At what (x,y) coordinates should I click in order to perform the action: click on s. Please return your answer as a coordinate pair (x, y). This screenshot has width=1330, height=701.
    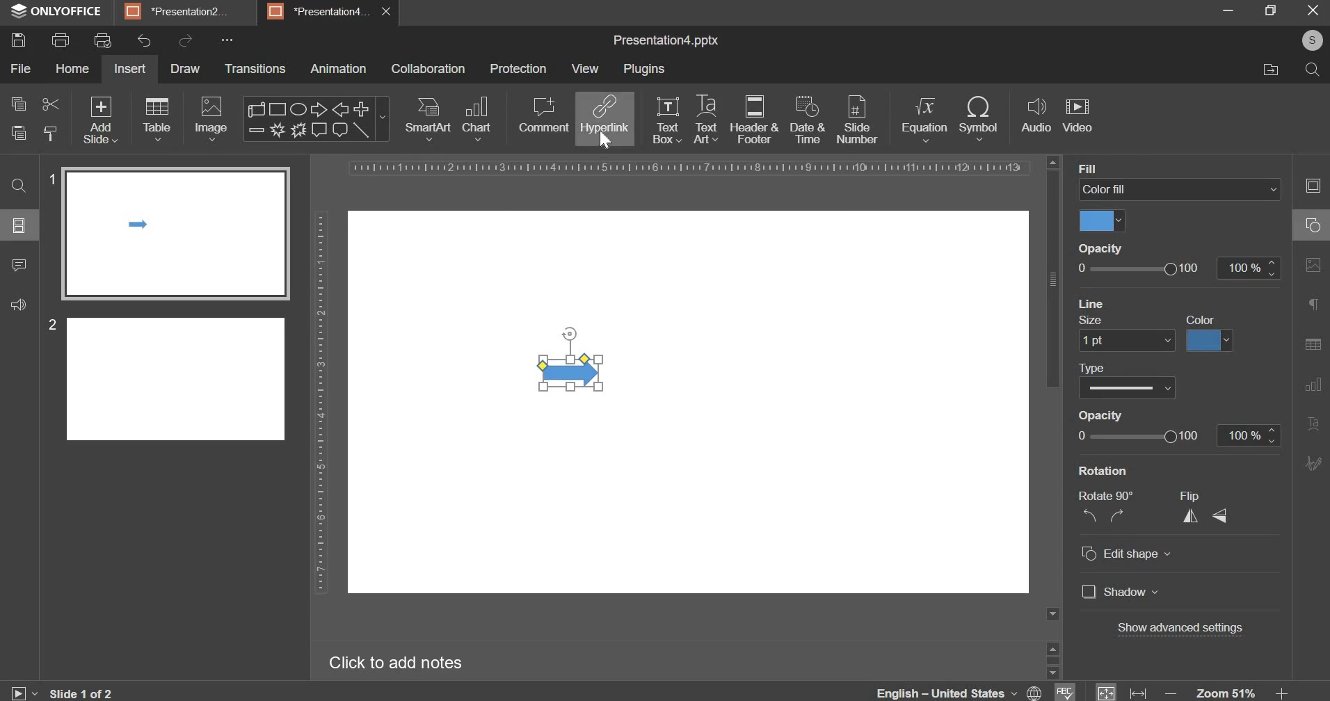
    Looking at the image, I should click on (1315, 40).